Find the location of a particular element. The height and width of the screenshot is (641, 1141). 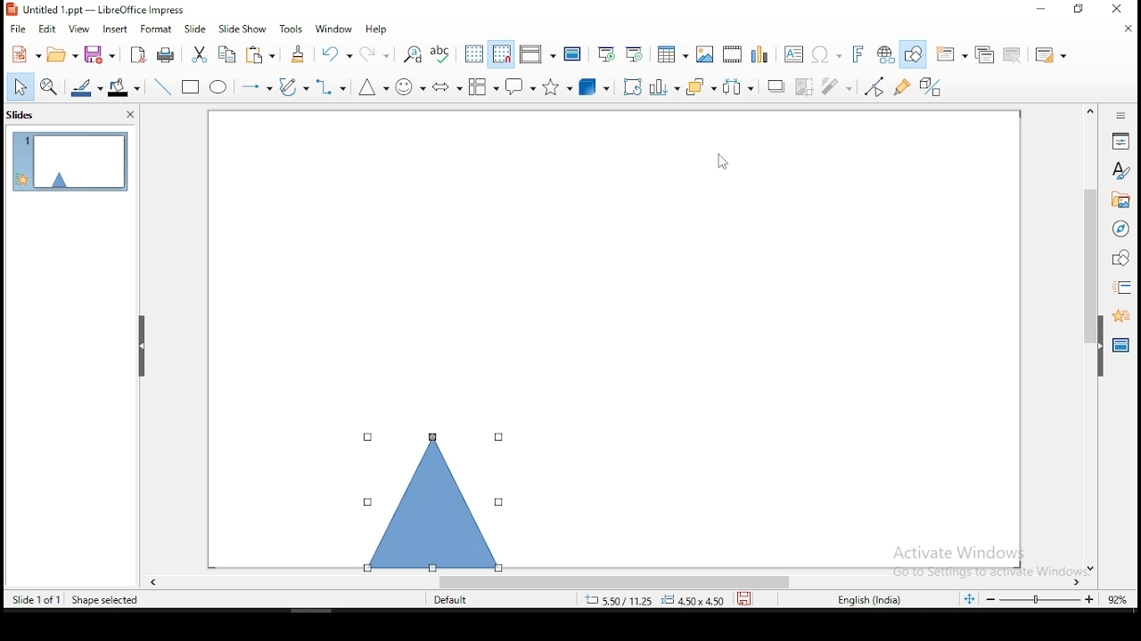

show gluepoint functions is located at coordinates (904, 88).